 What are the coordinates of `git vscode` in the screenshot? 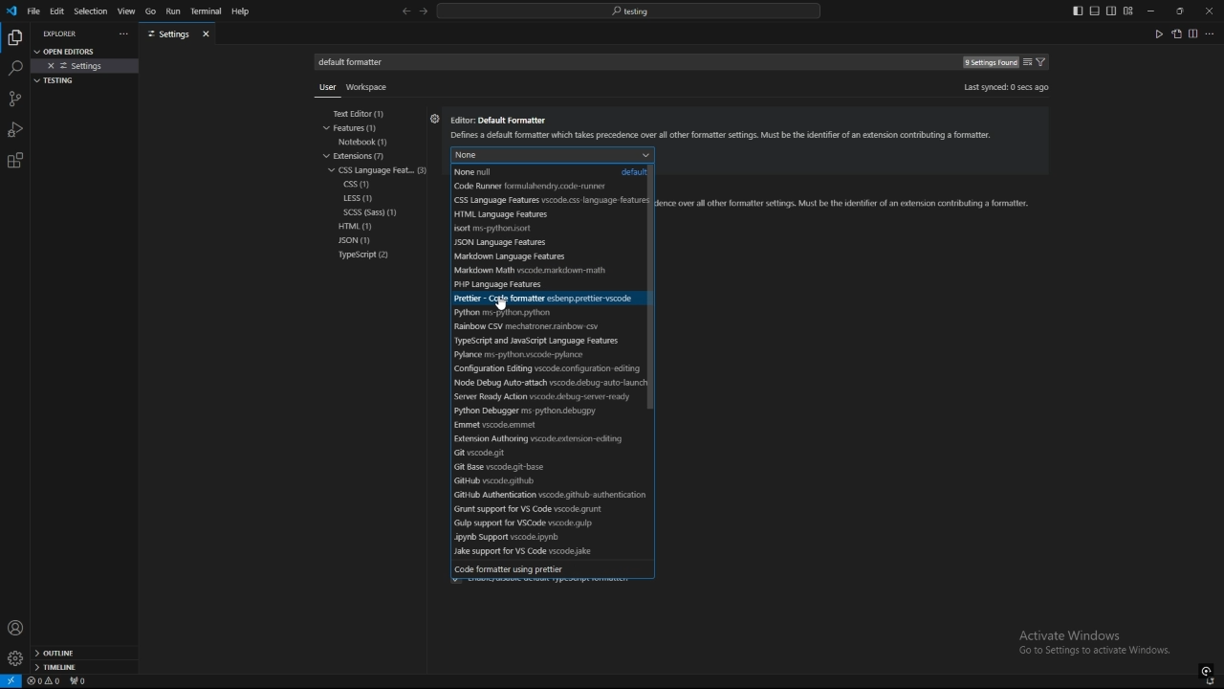 It's located at (539, 453).